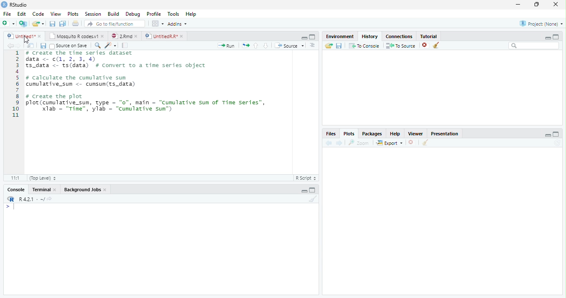  What do you see at coordinates (332, 134) in the screenshot?
I see `Files` at bounding box center [332, 134].